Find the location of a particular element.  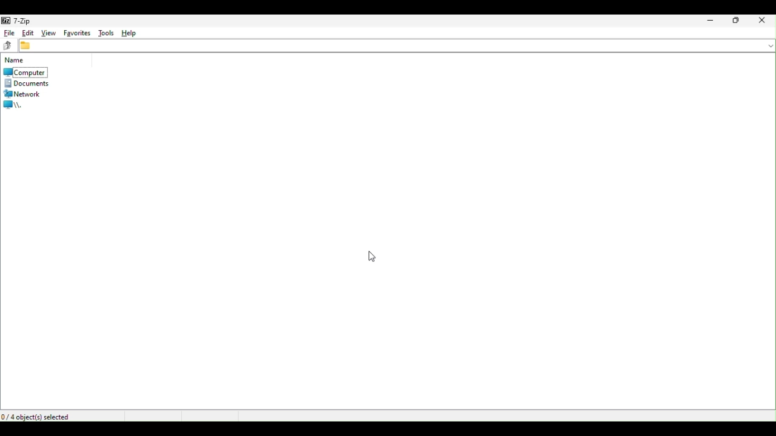

Favourites is located at coordinates (76, 33).